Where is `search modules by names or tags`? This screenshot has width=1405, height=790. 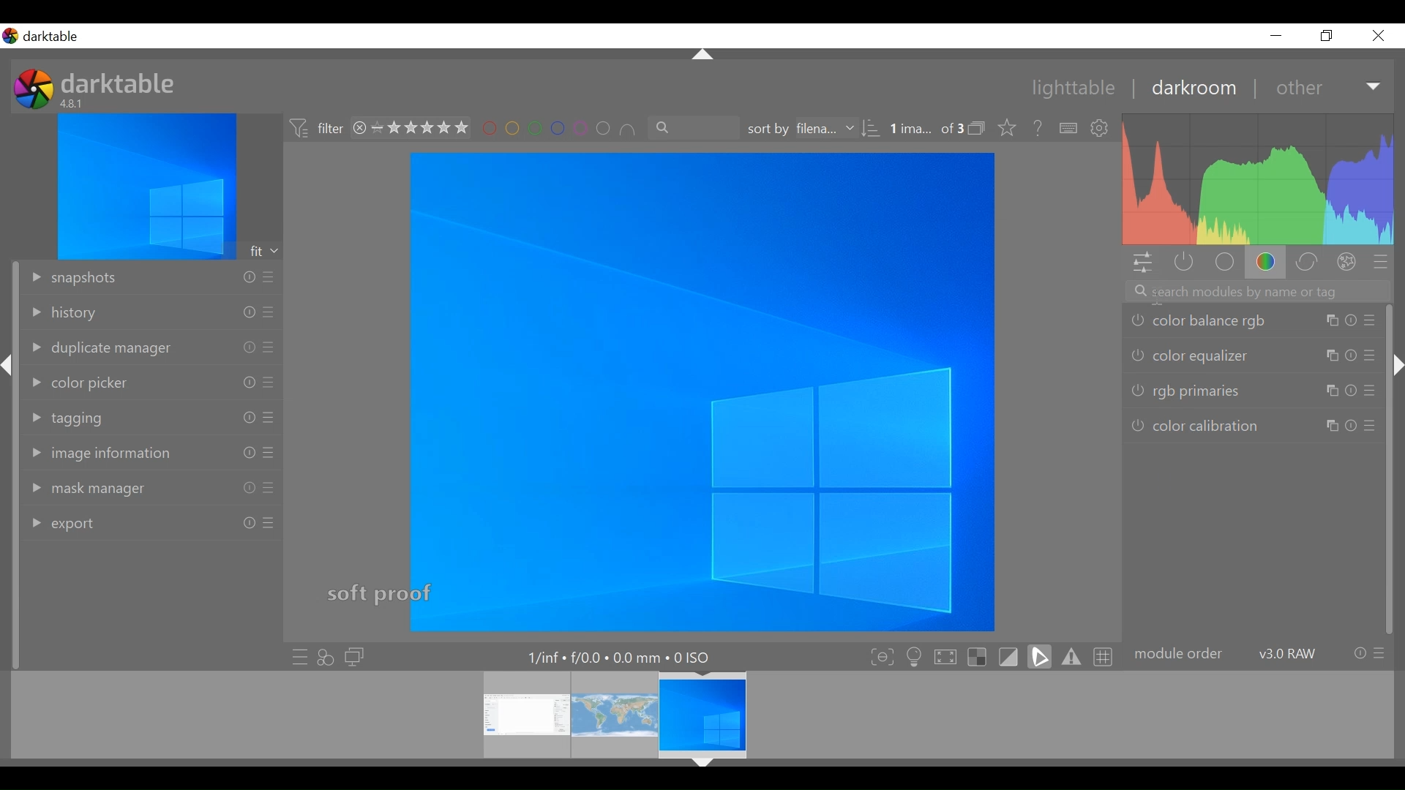 search modules by names or tags is located at coordinates (1258, 291).